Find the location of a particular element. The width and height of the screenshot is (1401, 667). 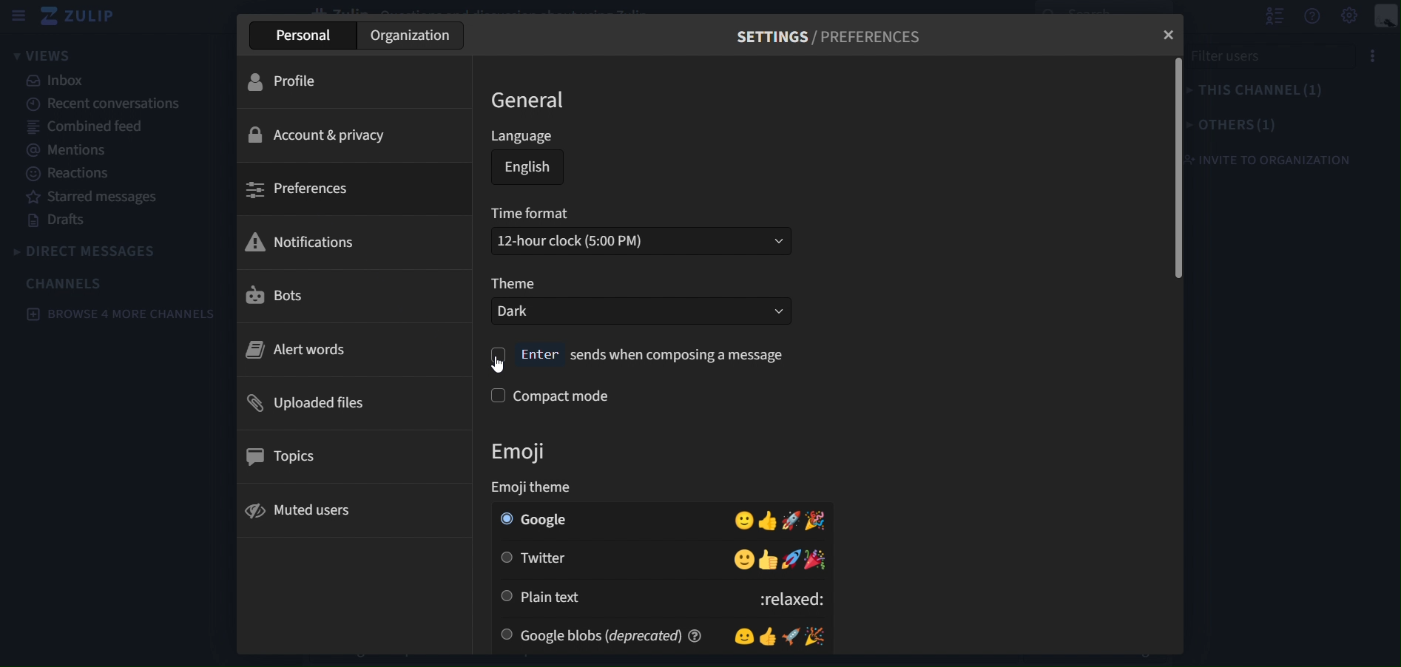

dark is located at coordinates (618, 311).